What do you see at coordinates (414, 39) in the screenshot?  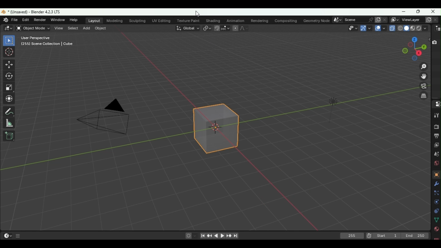 I see `Rotate the view` at bounding box center [414, 39].